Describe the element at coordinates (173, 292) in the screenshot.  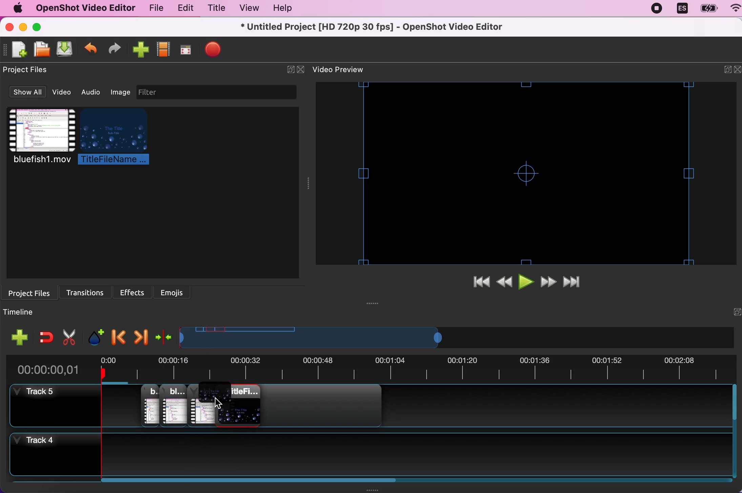
I see `emojis` at that location.